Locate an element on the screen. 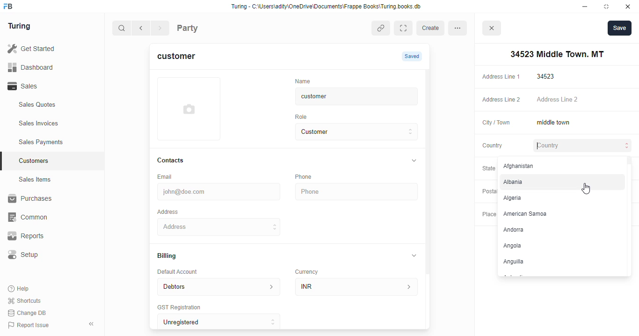 Image resolution: width=639 pixels, height=336 pixels. close is located at coordinates (629, 7).